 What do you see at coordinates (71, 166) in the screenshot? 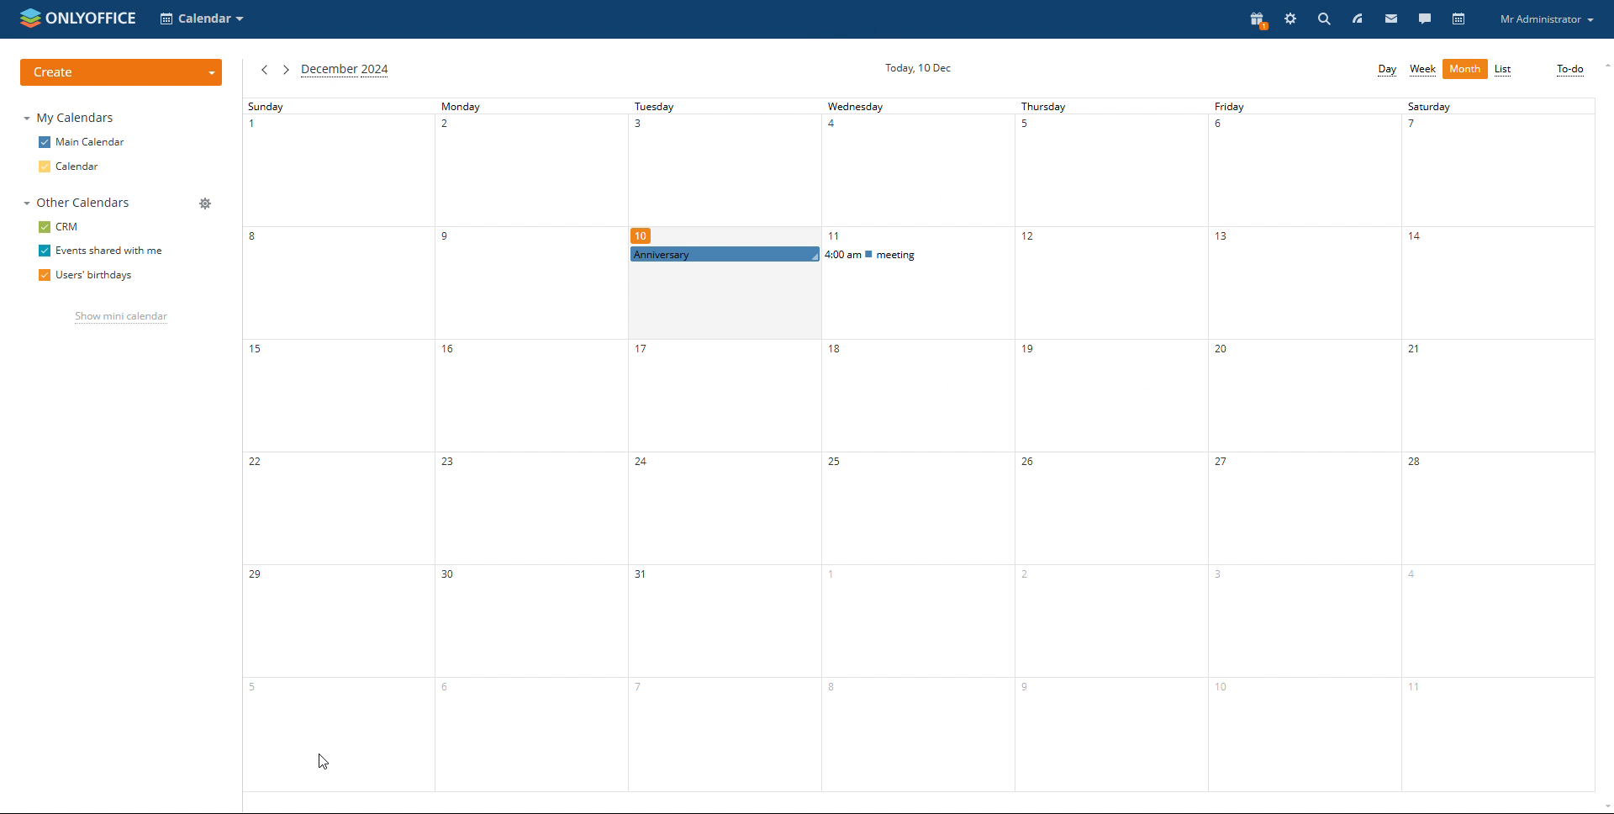
I see `calendar` at bounding box center [71, 166].